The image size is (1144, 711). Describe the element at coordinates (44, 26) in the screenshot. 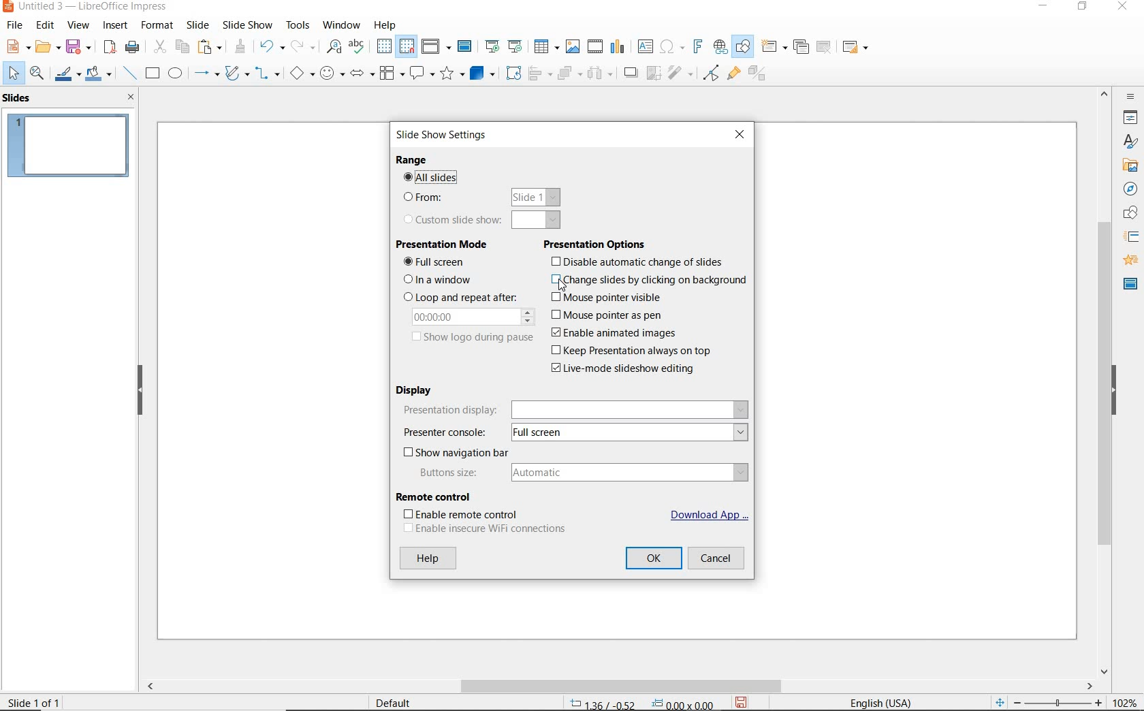

I see `EDIT` at that location.